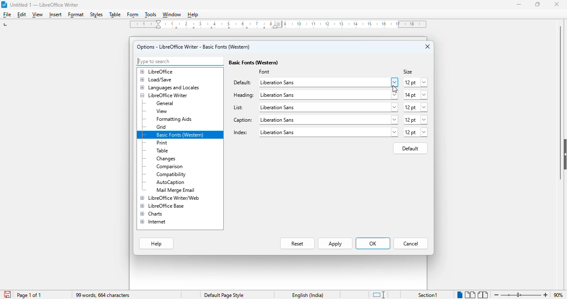  I want to click on charts, so click(152, 213).